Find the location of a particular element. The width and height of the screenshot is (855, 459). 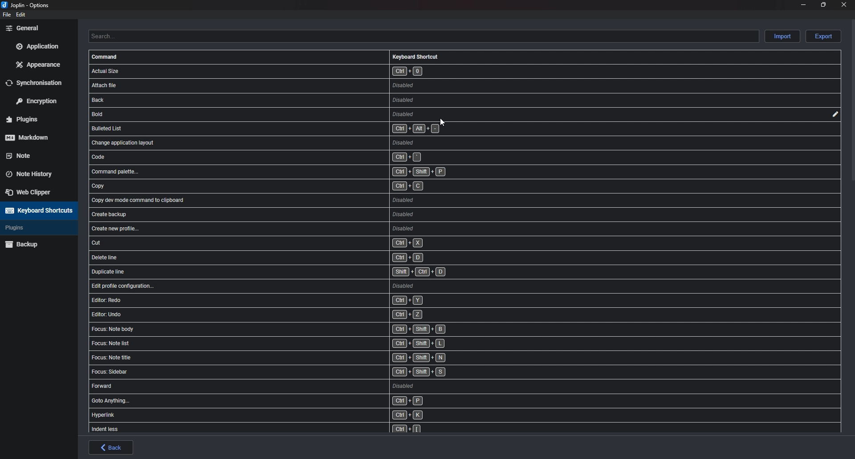

close is located at coordinates (843, 4).